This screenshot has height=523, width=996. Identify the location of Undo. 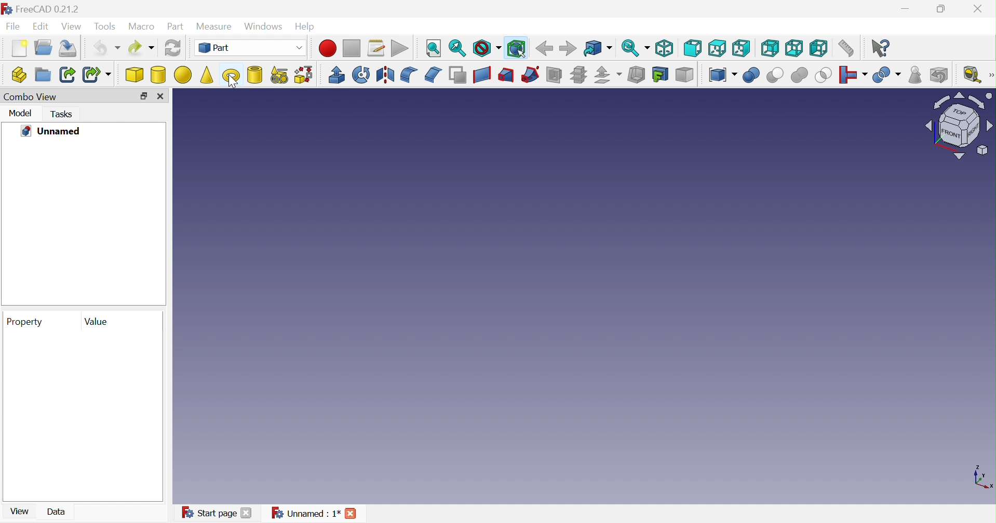
(104, 49).